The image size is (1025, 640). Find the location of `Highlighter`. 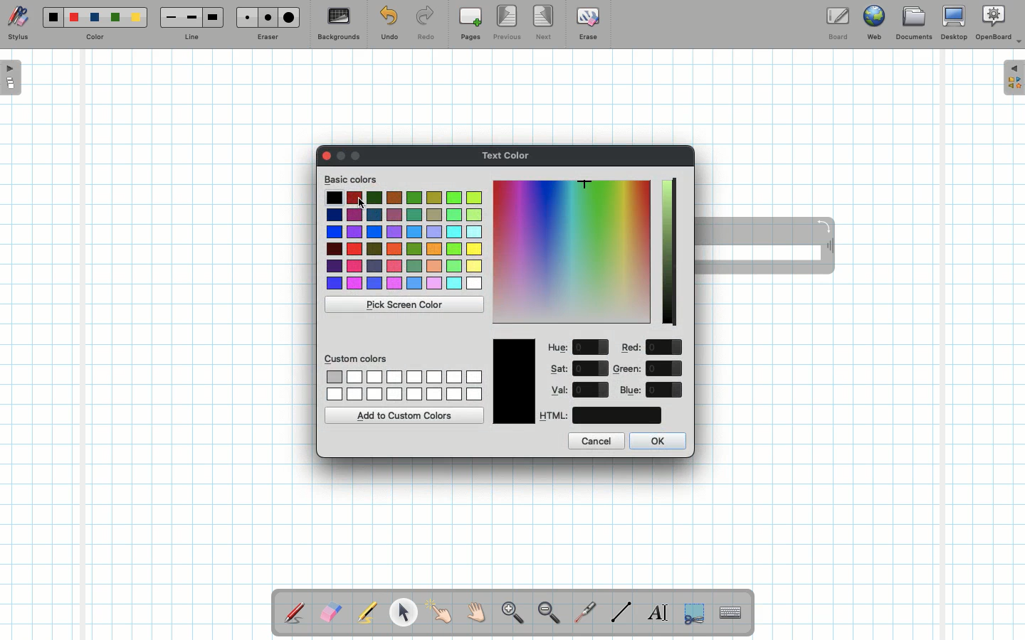

Highlighter is located at coordinates (366, 614).